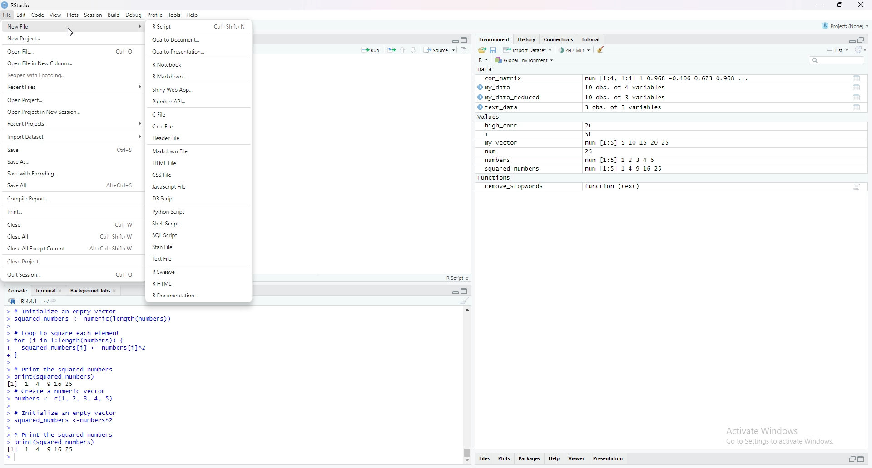 The height and width of the screenshot is (468, 872). Describe the element at coordinates (199, 236) in the screenshot. I see `SQL Script` at that location.